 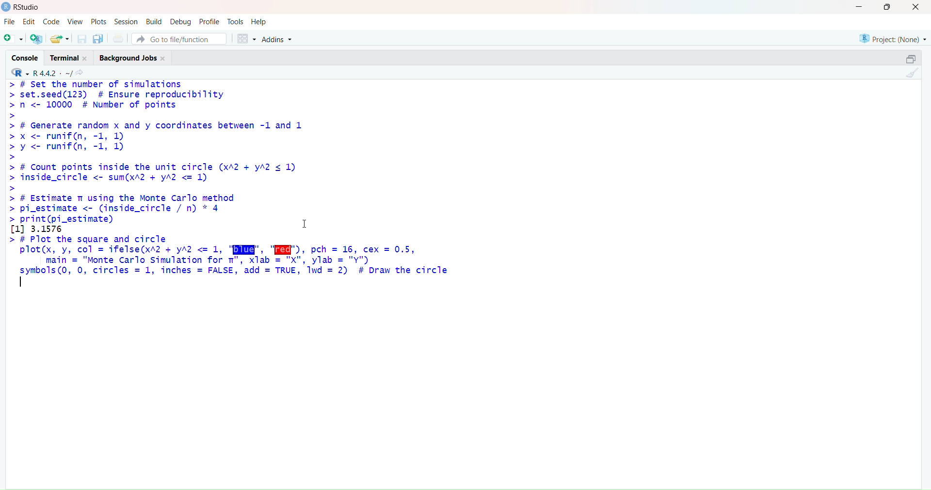 What do you see at coordinates (83, 72) in the screenshot?
I see `View the current working directory` at bounding box center [83, 72].